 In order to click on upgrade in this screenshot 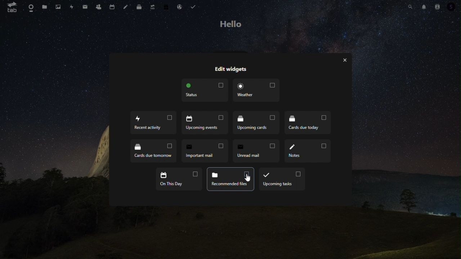, I will do `click(152, 8)`.